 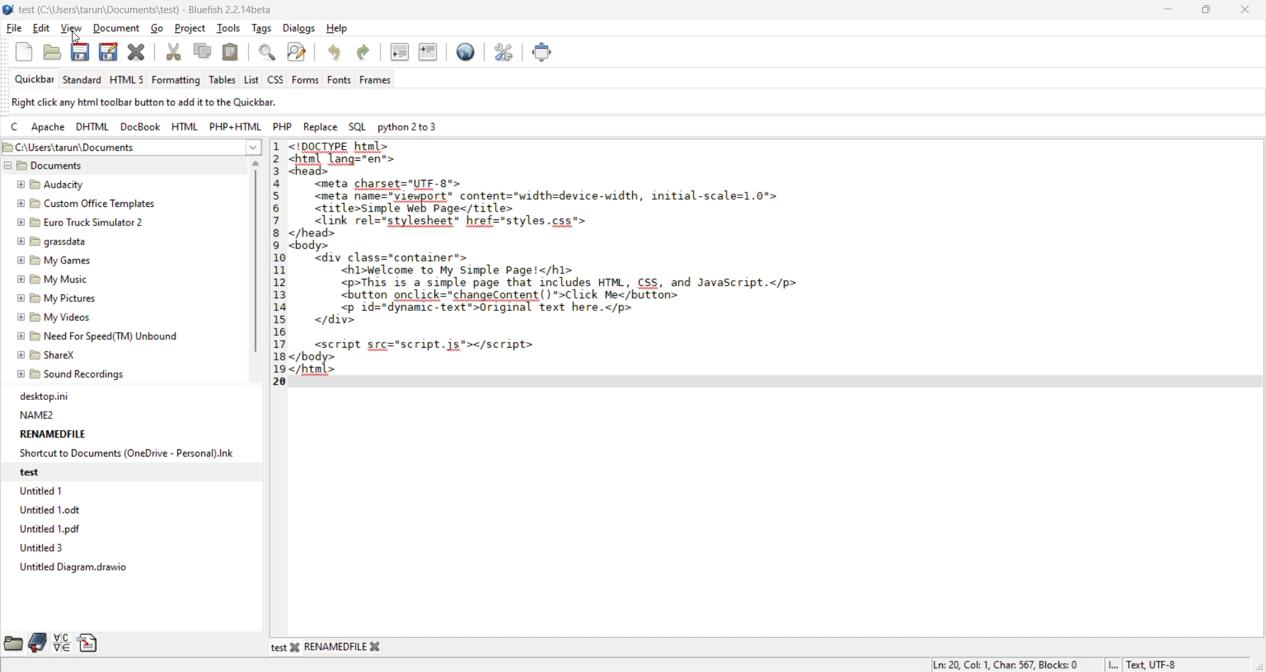 What do you see at coordinates (1170, 11) in the screenshot?
I see `minimize` at bounding box center [1170, 11].